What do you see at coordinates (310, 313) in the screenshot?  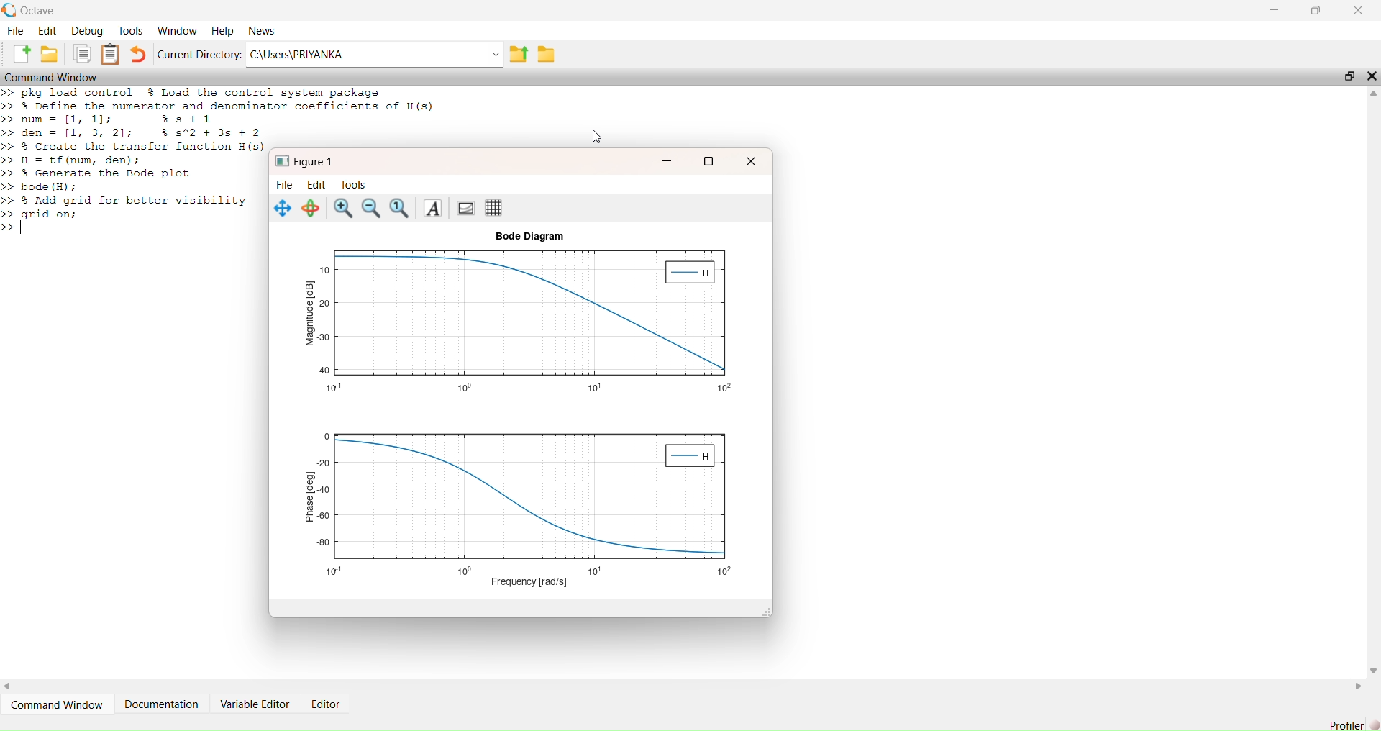 I see `Magnitude [dB]` at bounding box center [310, 313].